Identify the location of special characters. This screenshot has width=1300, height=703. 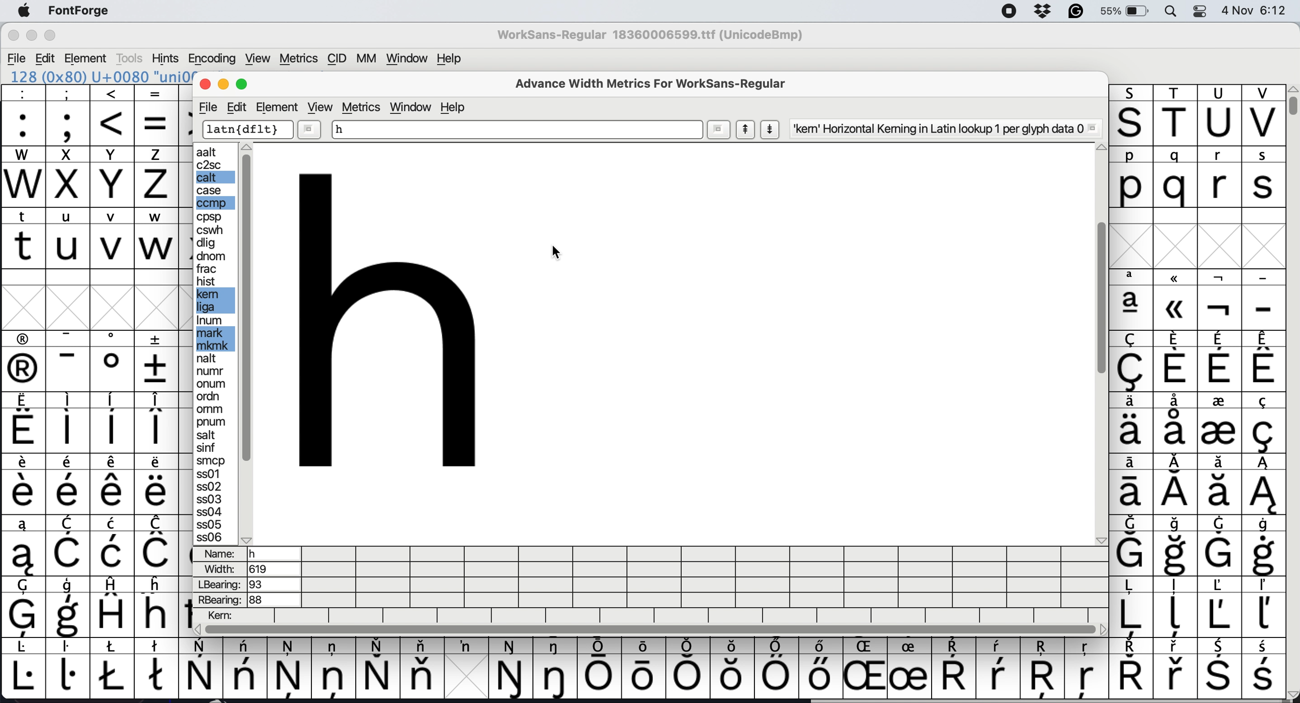
(1197, 524).